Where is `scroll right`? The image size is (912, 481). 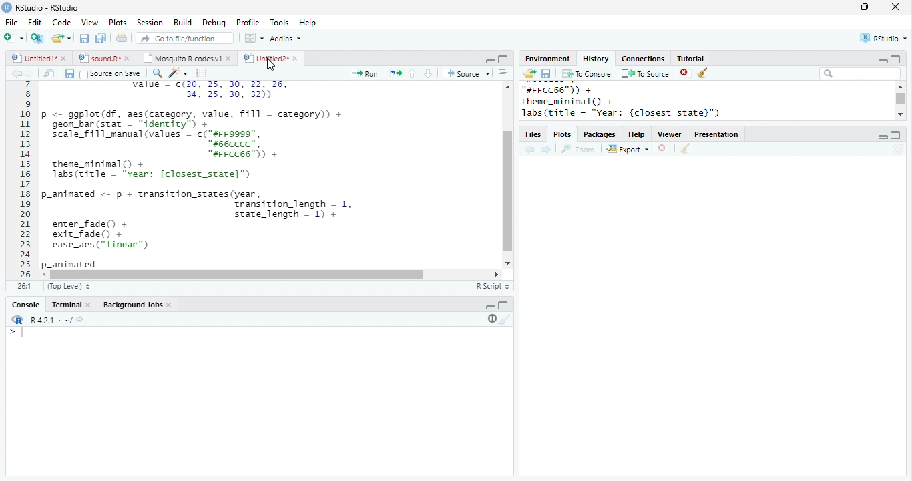 scroll right is located at coordinates (45, 275).